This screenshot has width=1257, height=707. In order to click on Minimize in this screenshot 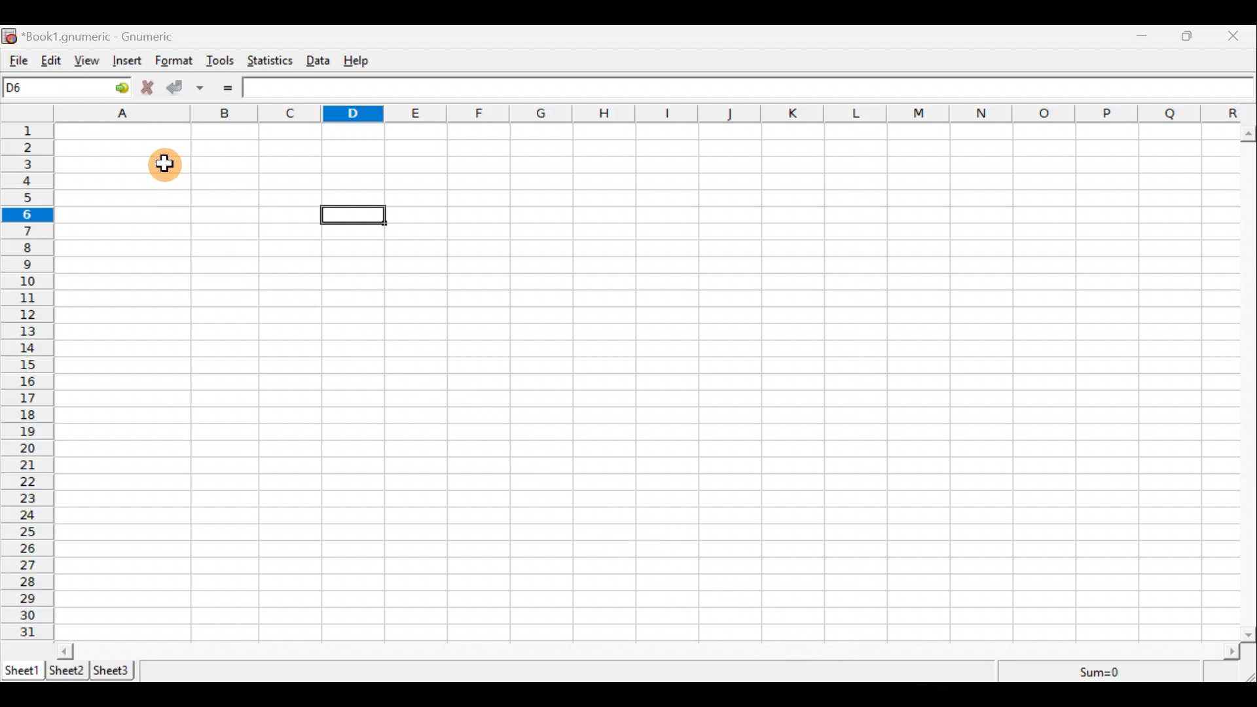, I will do `click(1142, 37)`.